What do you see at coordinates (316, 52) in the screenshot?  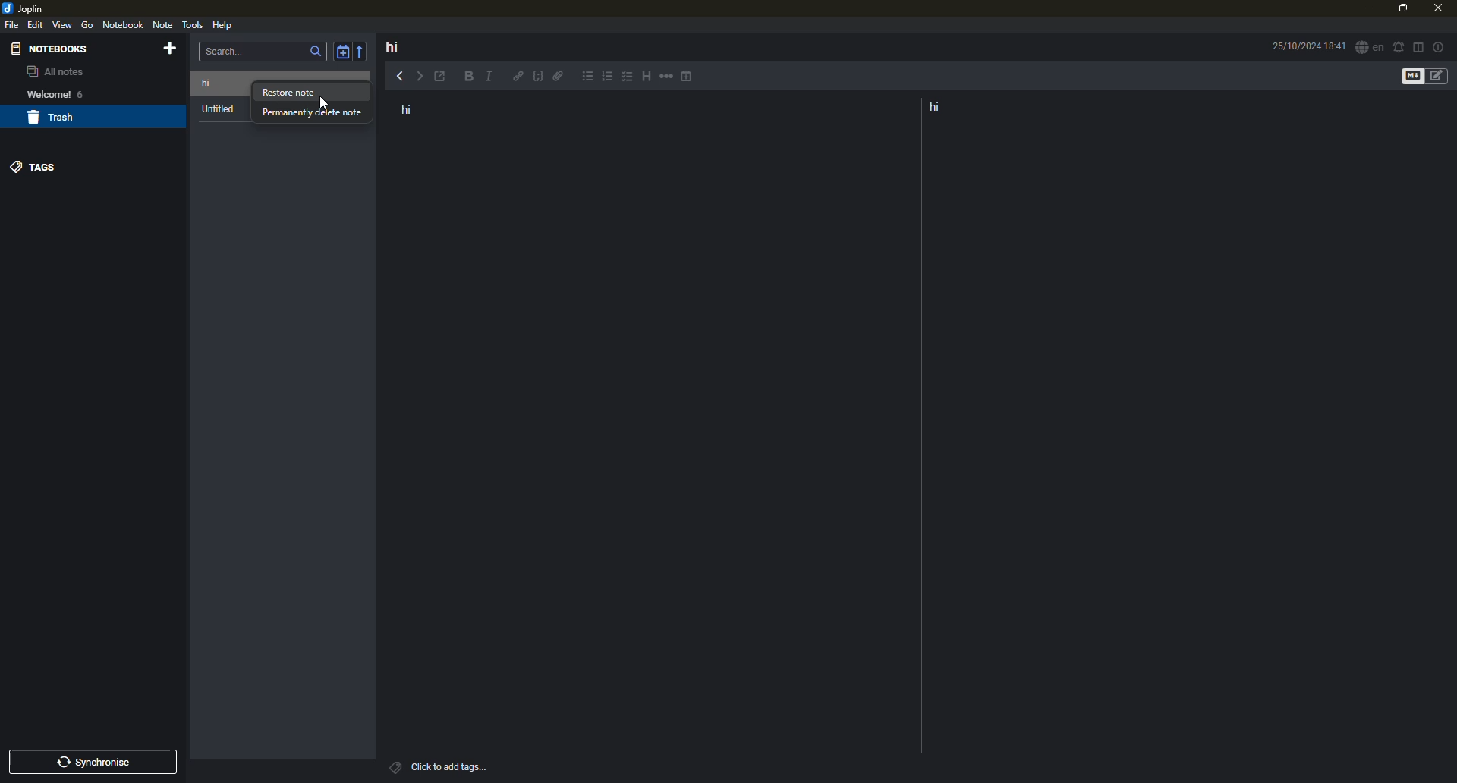 I see `search` at bounding box center [316, 52].